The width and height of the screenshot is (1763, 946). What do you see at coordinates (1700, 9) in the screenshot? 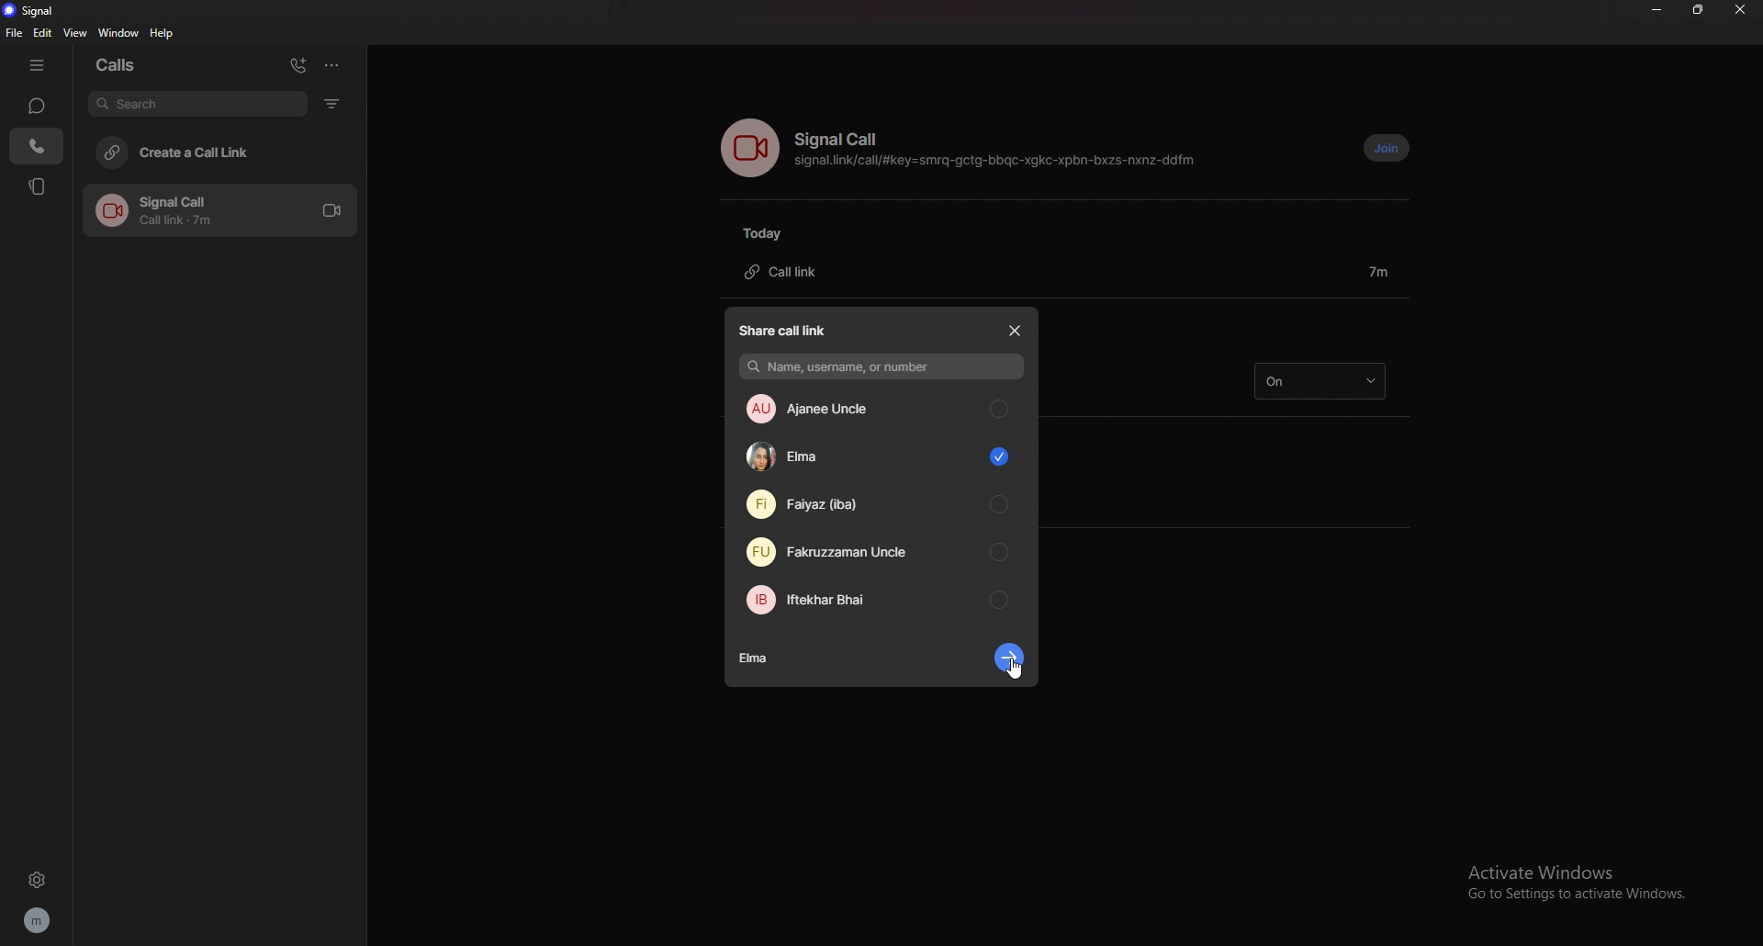
I see `resize` at bounding box center [1700, 9].